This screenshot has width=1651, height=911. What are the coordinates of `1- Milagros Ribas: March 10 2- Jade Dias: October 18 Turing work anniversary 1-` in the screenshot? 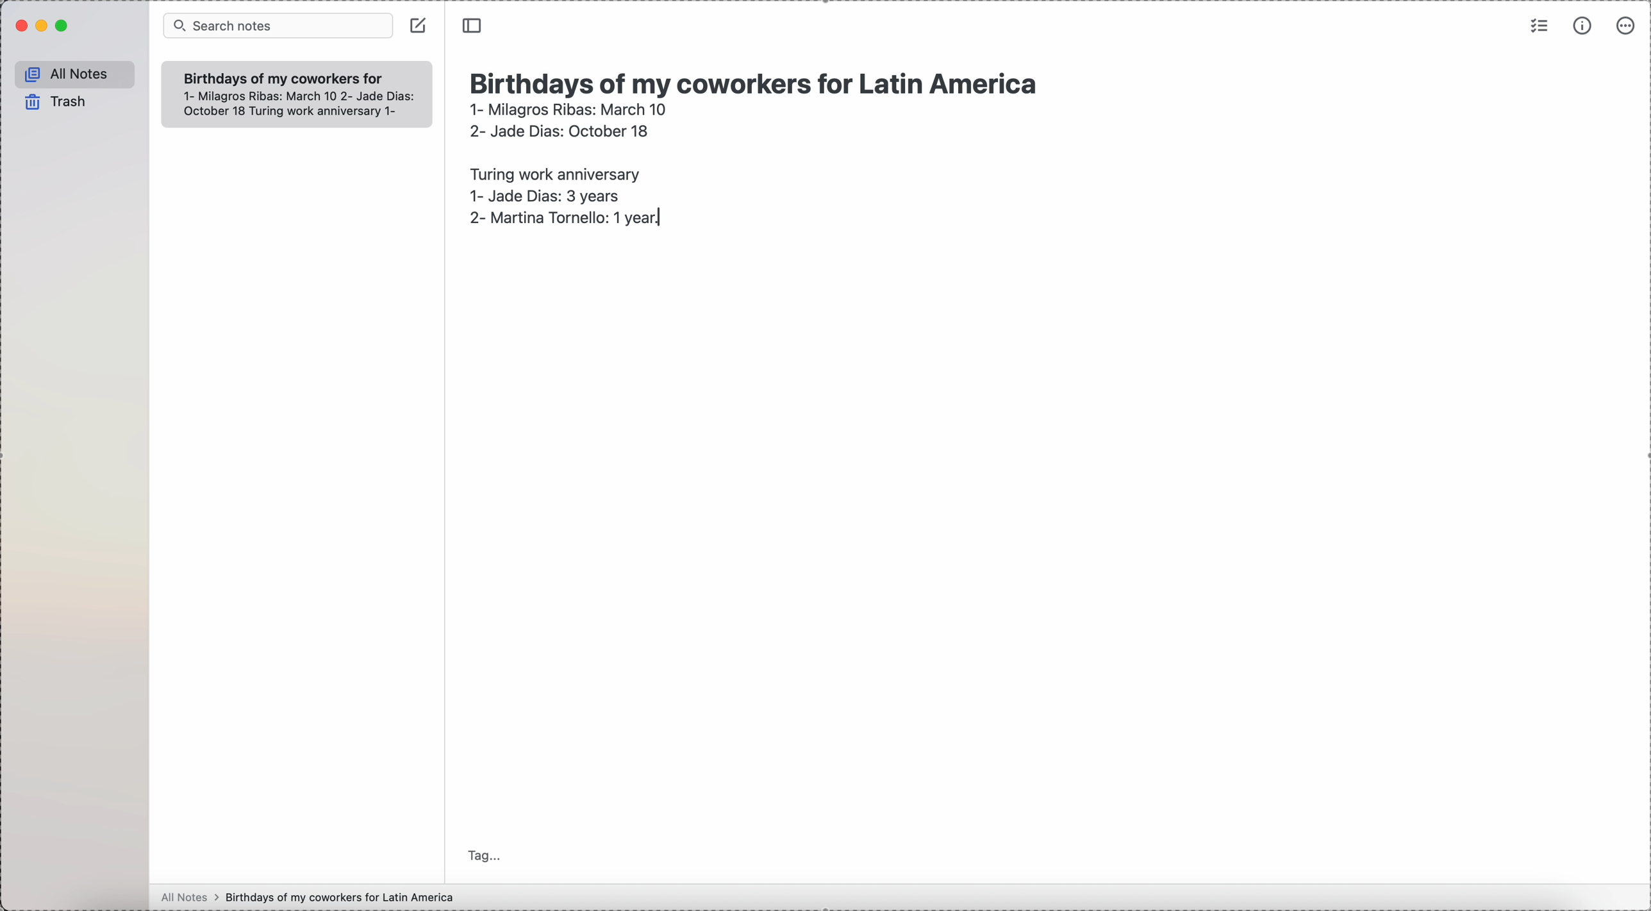 It's located at (290, 104).